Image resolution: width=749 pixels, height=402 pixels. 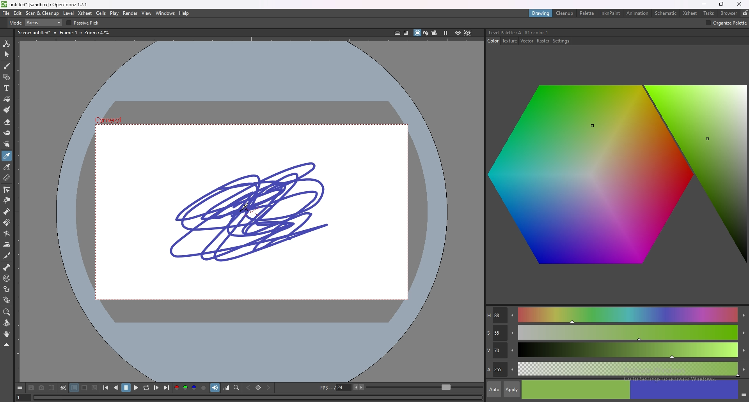 What do you see at coordinates (146, 388) in the screenshot?
I see `loop` at bounding box center [146, 388].